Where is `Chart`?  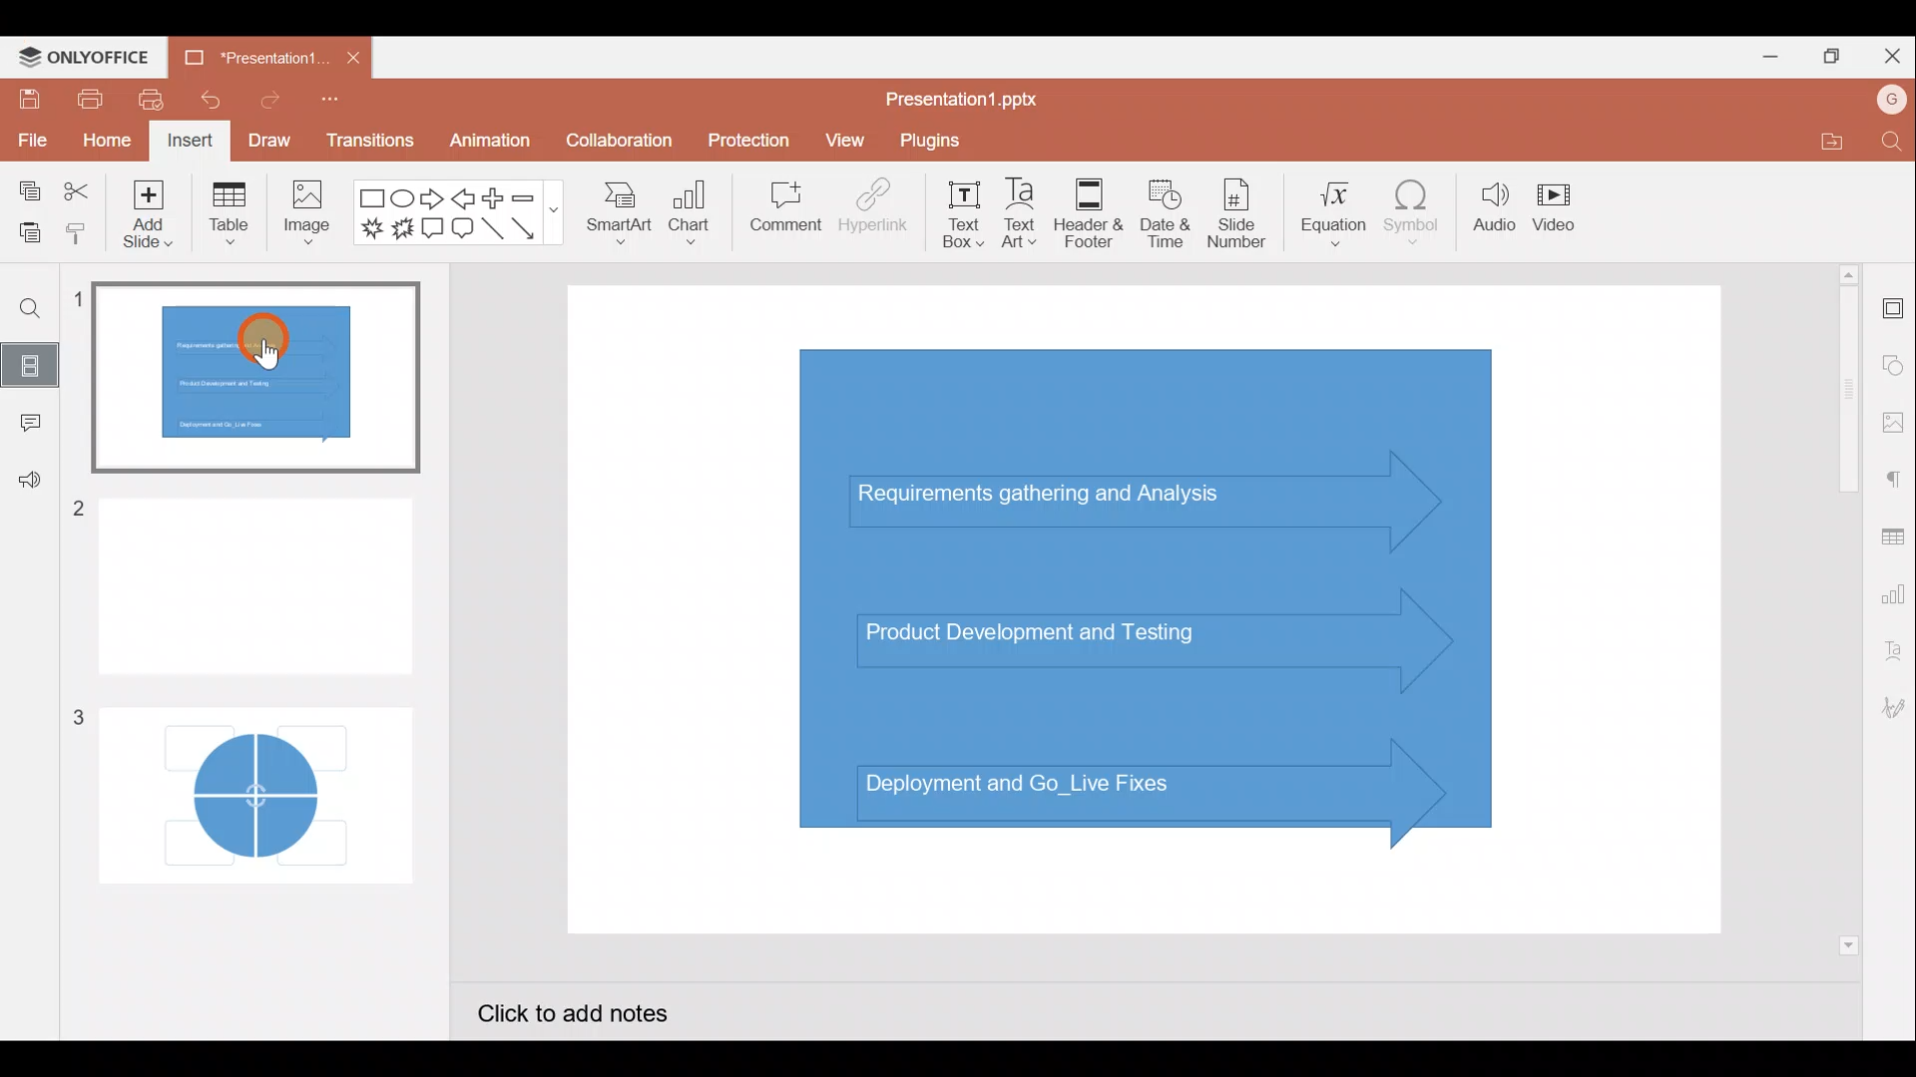 Chart is located at coordinates (695, 218).